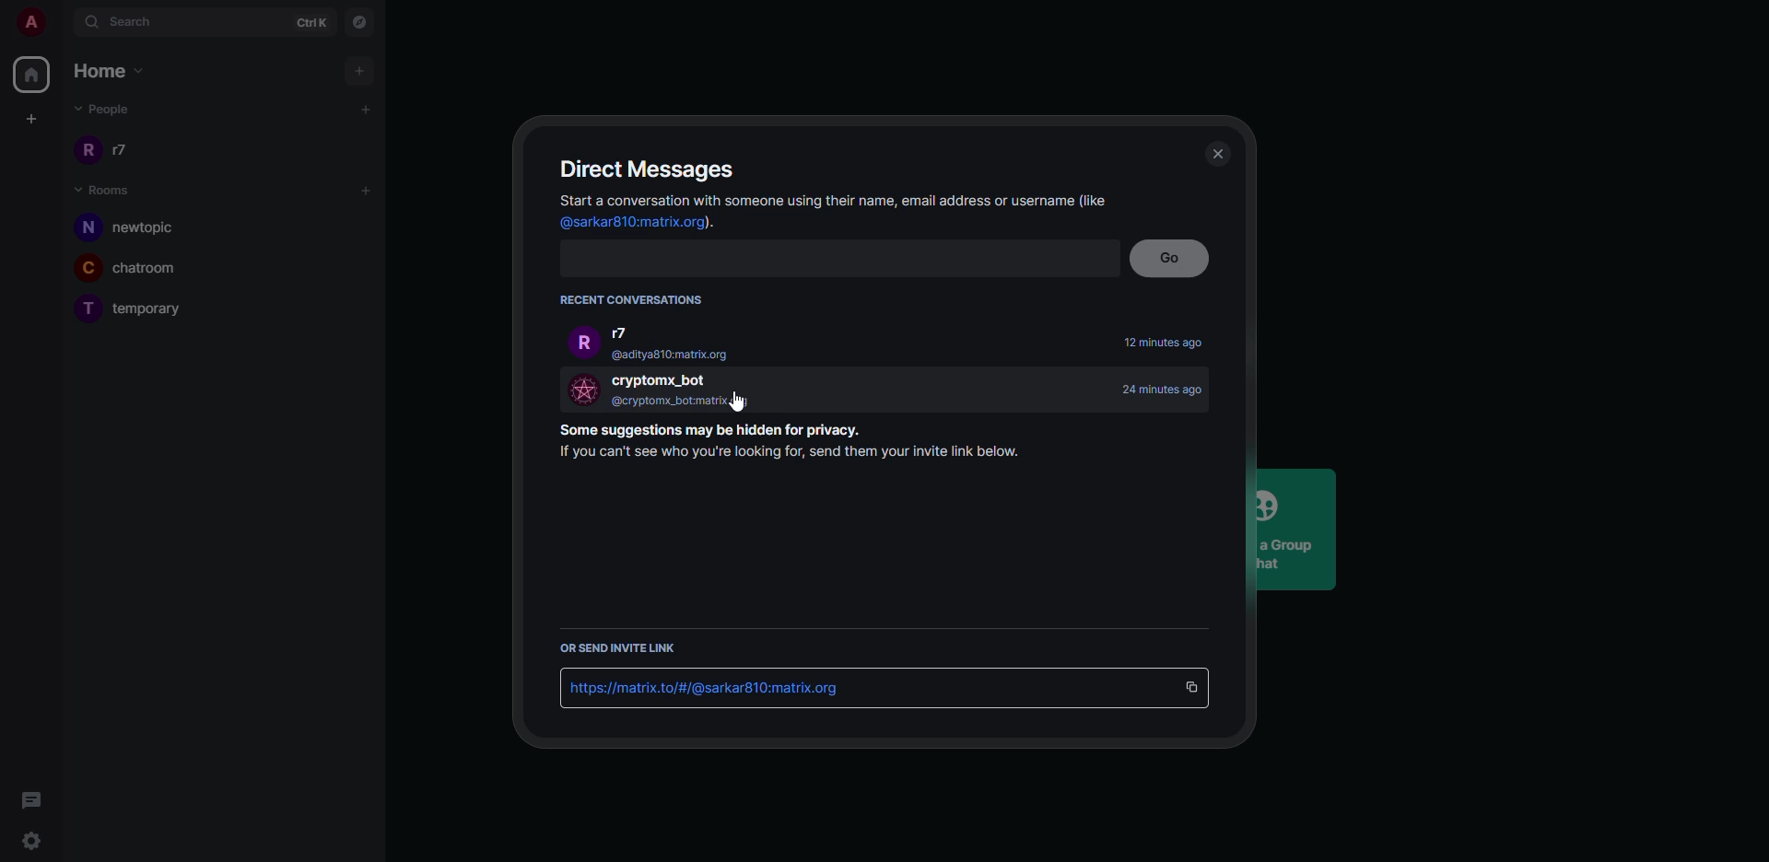 This screenshot has width=1769, height=862. I want to click on chatroom, so click(157, 269).